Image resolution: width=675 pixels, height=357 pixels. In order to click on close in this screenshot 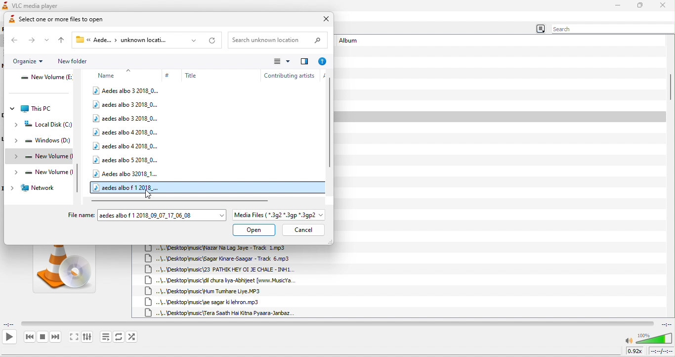, I will do `click(663, 5)`.